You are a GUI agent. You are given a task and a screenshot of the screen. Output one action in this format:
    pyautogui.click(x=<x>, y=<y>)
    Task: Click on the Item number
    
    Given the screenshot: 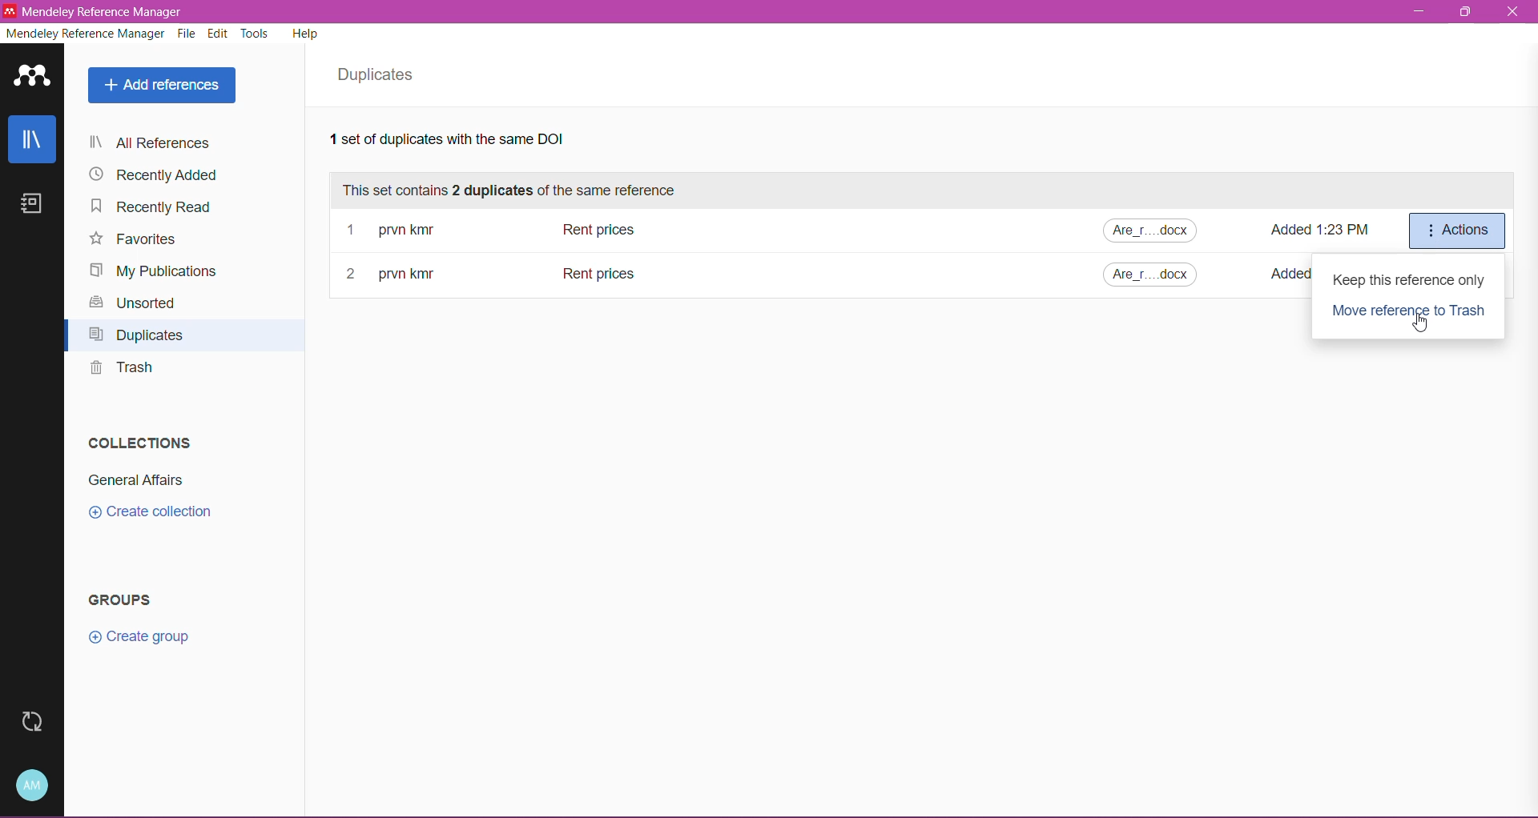 What is the action you would take?
    pyautogui.click(x=352, y=231)
    